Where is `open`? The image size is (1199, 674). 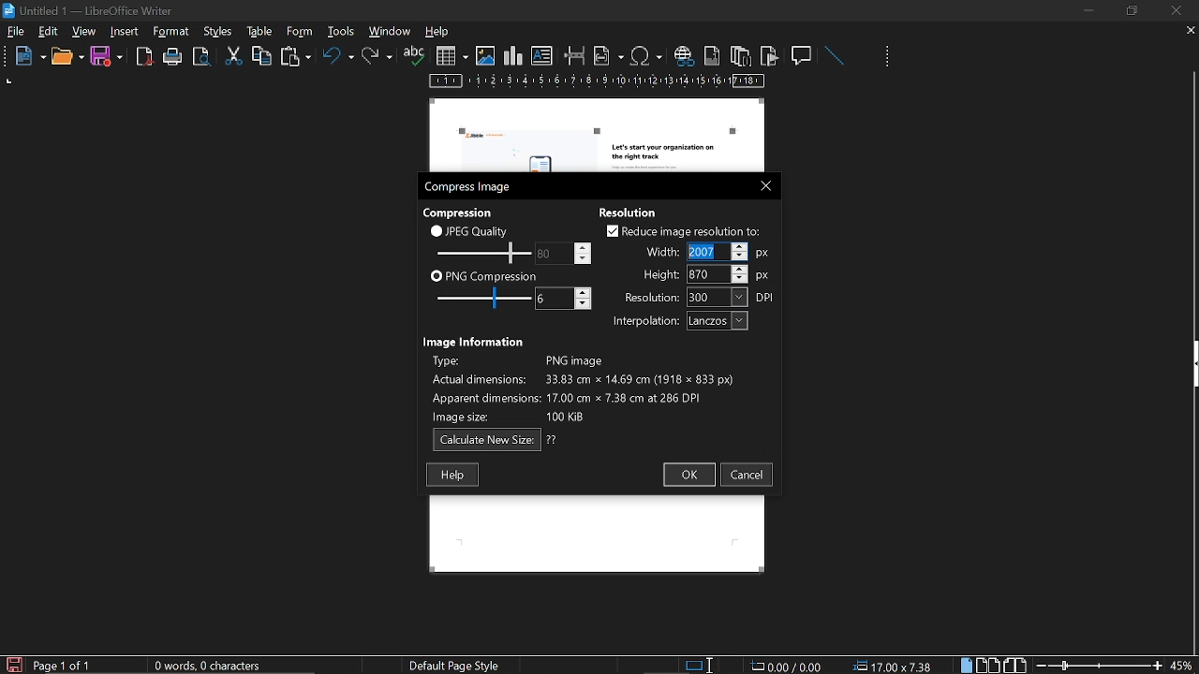 open is located at coordinates (67, 57).